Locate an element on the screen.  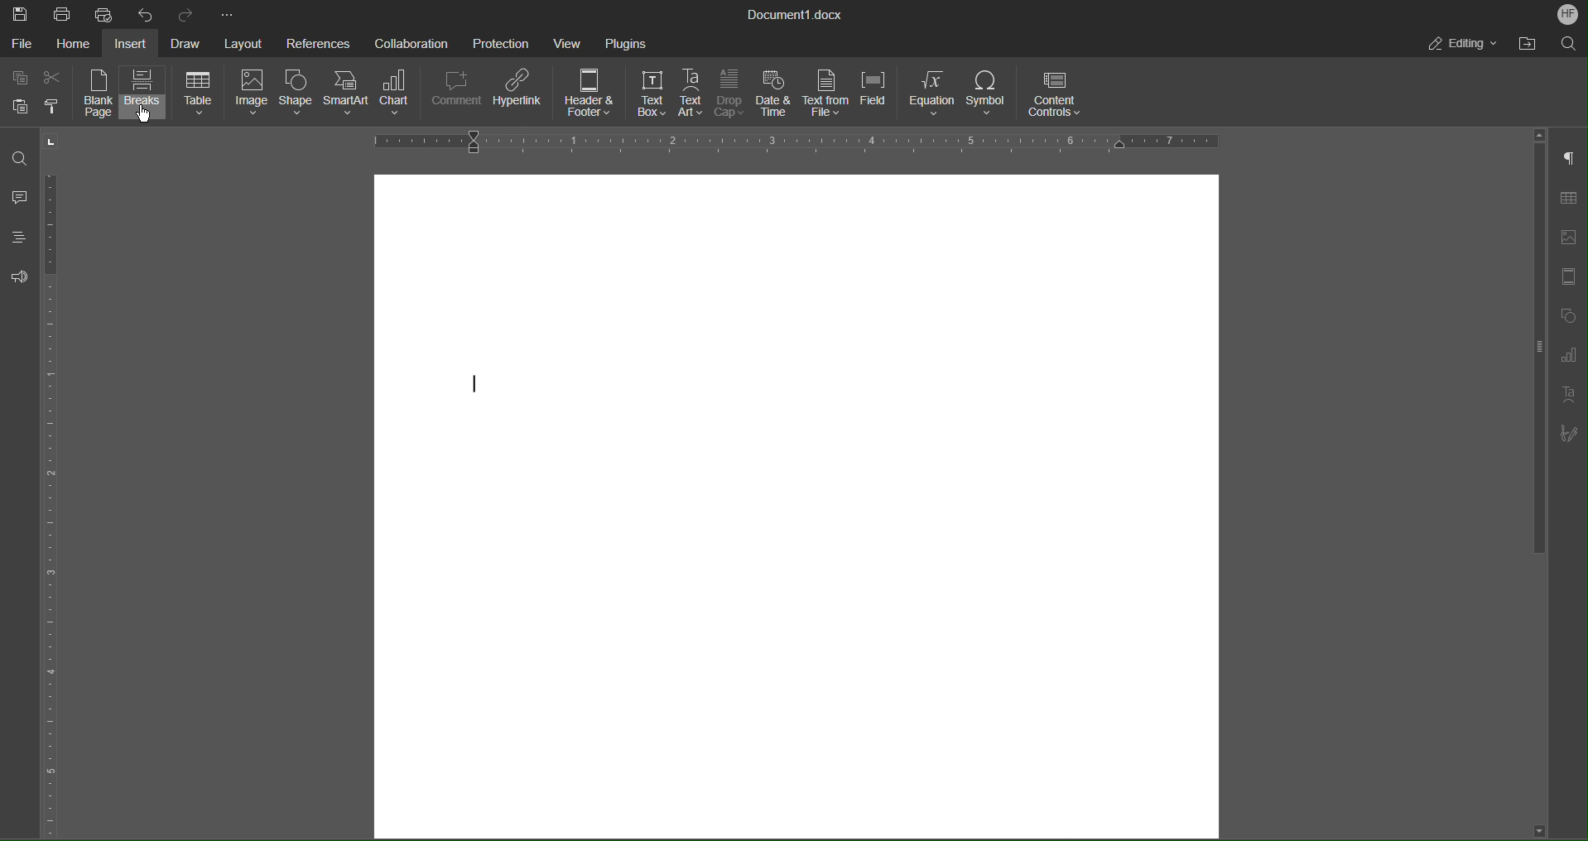
Text from File is located at coordinates (826, 94).